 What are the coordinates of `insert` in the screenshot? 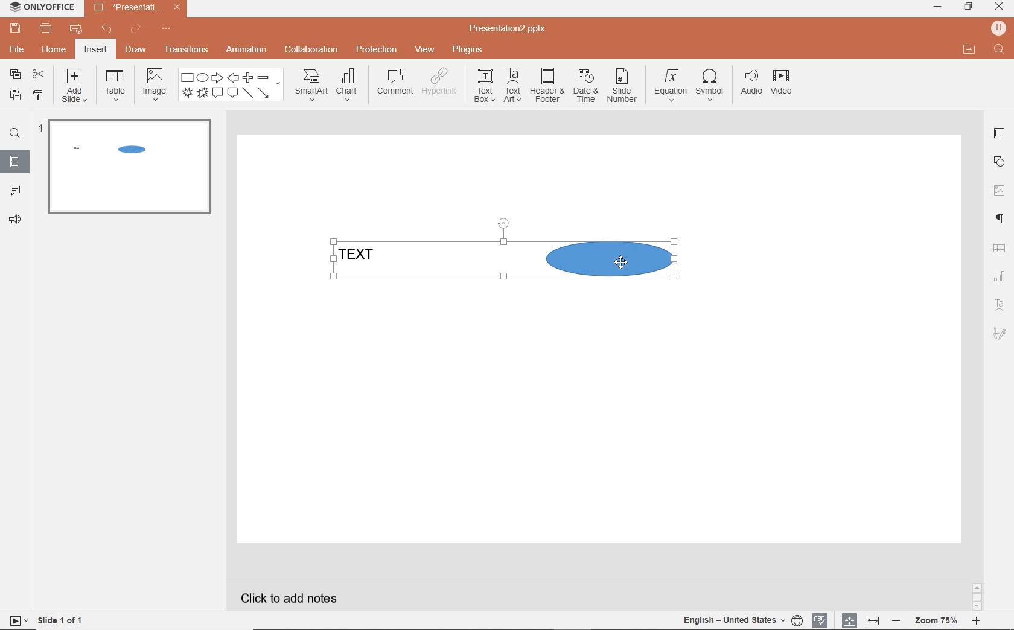 It's located at (97, 50).